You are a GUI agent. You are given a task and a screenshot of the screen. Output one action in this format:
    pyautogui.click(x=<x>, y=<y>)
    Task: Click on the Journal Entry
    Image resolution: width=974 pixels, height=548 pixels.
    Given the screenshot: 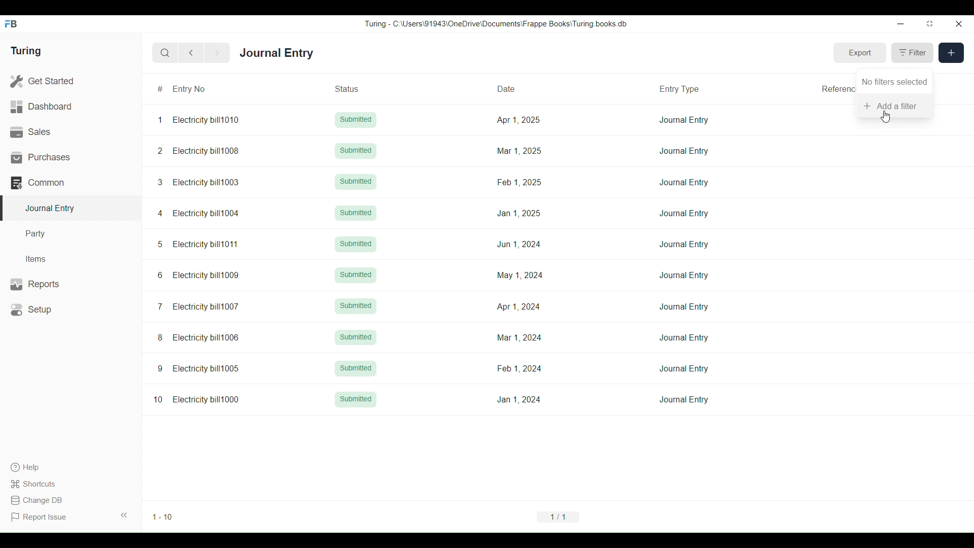 What is the action you would take?
    pyautogui.click(x=683, y=400)
    